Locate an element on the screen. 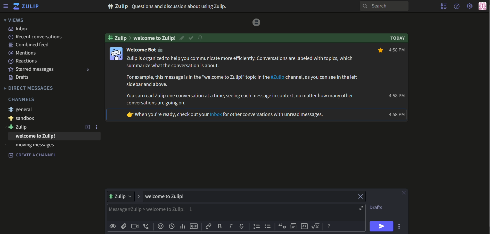  formatting is located at coordinates (330, 227).